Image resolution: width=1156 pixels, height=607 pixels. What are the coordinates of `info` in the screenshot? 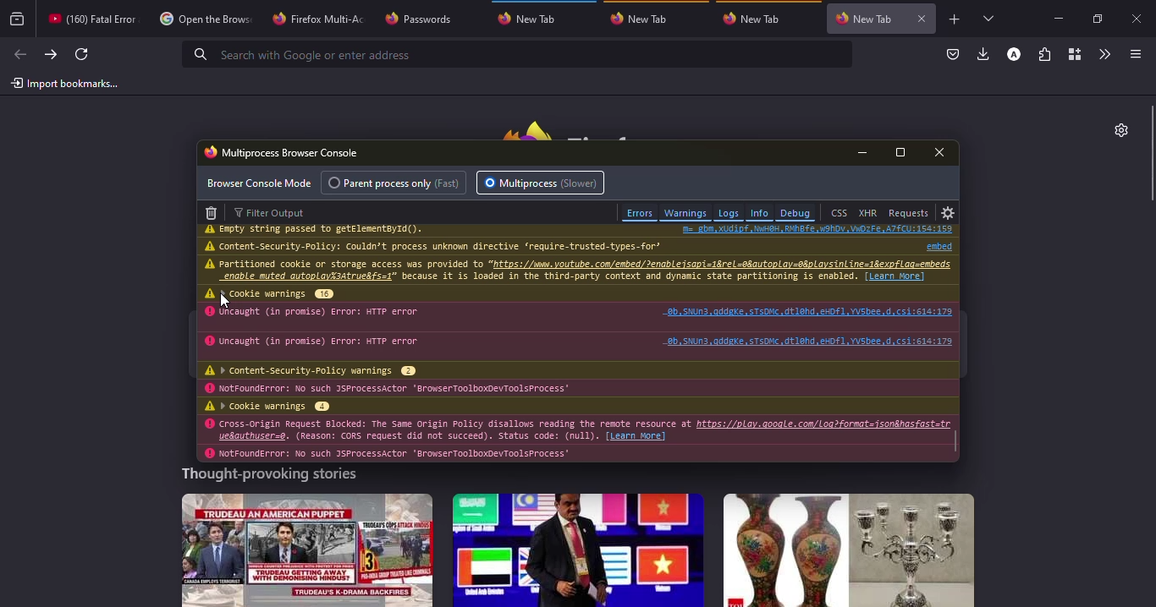 It's located at (395, 454).